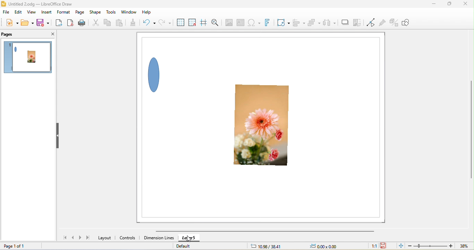  I want to click on transformation, so click(283, 23).